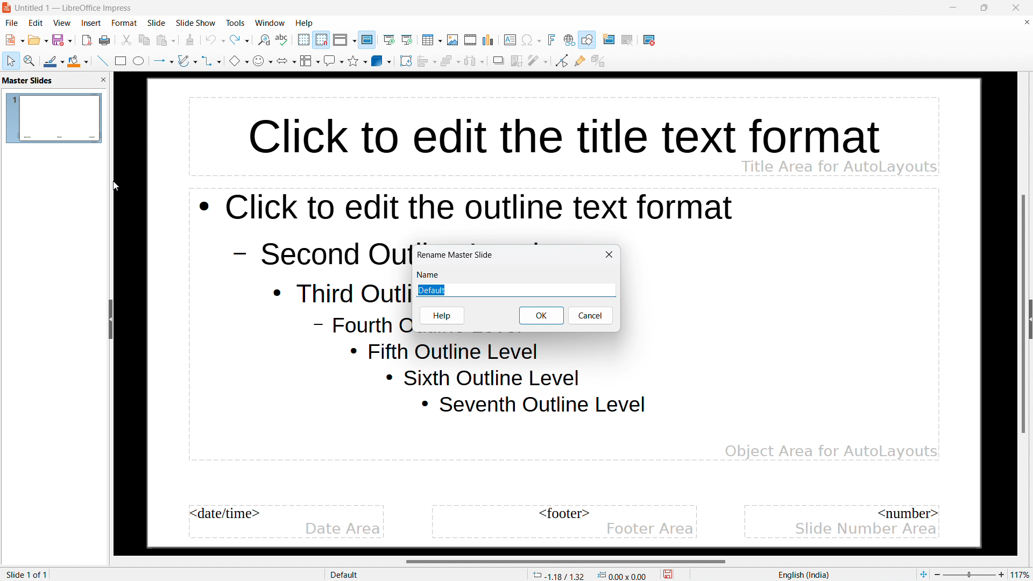 This screenshot has width=1033, height=581. What do you see at coordinates (304, 40) in the screenshot?
I see `display grid` at bounding box center [304, 40].